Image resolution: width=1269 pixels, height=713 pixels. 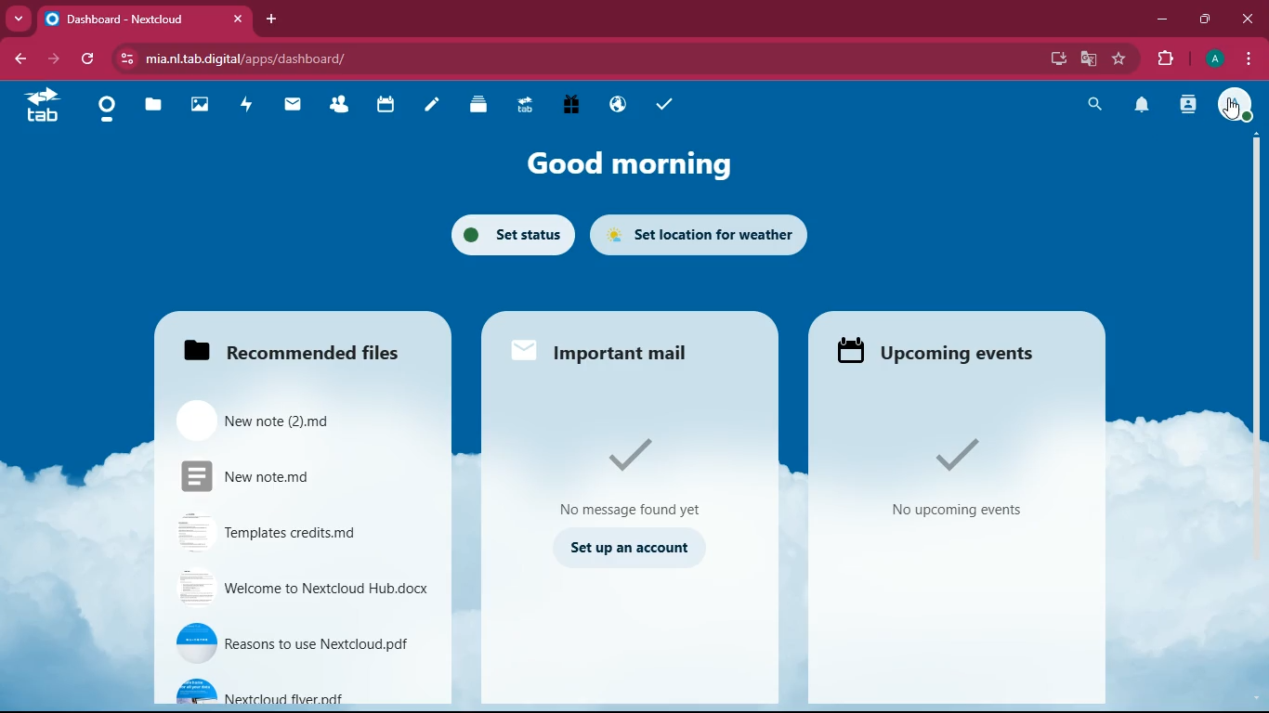 I want to click on Account, so click(x=1236, y=104).